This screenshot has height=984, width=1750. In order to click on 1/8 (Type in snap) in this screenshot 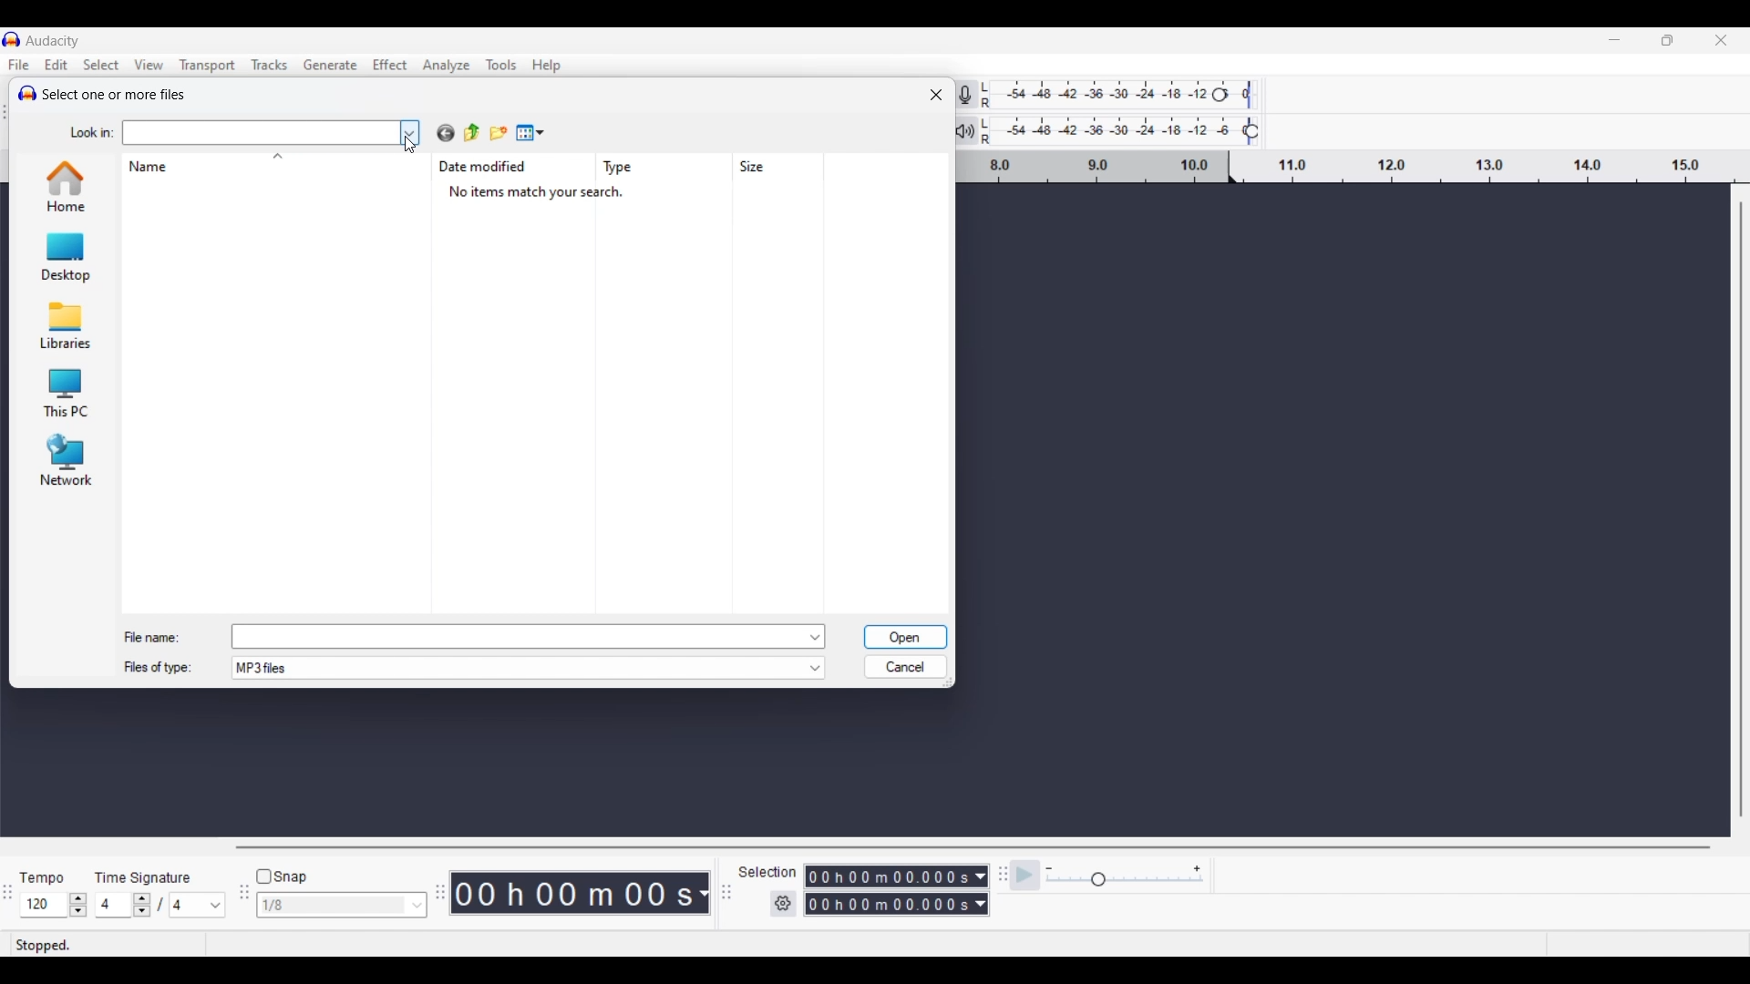, I will do `click(329, 907)`.